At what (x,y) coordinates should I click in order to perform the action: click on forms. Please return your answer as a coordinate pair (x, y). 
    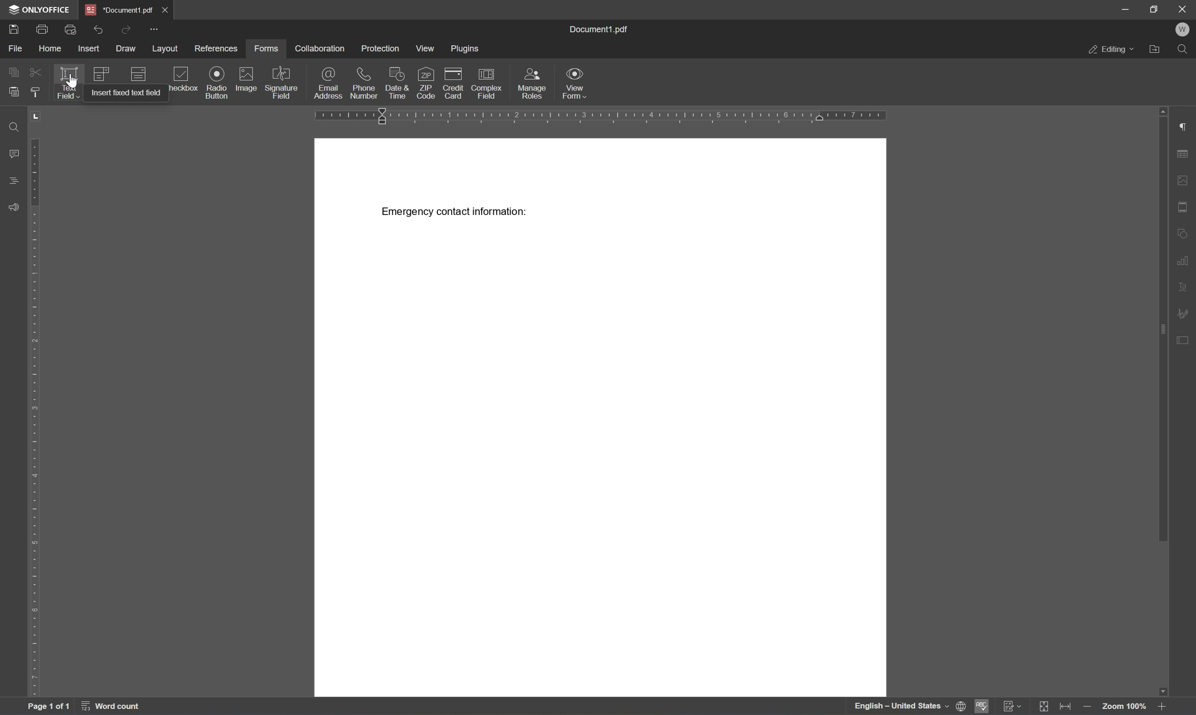
    Looking at the image, I should click on (267, 49).